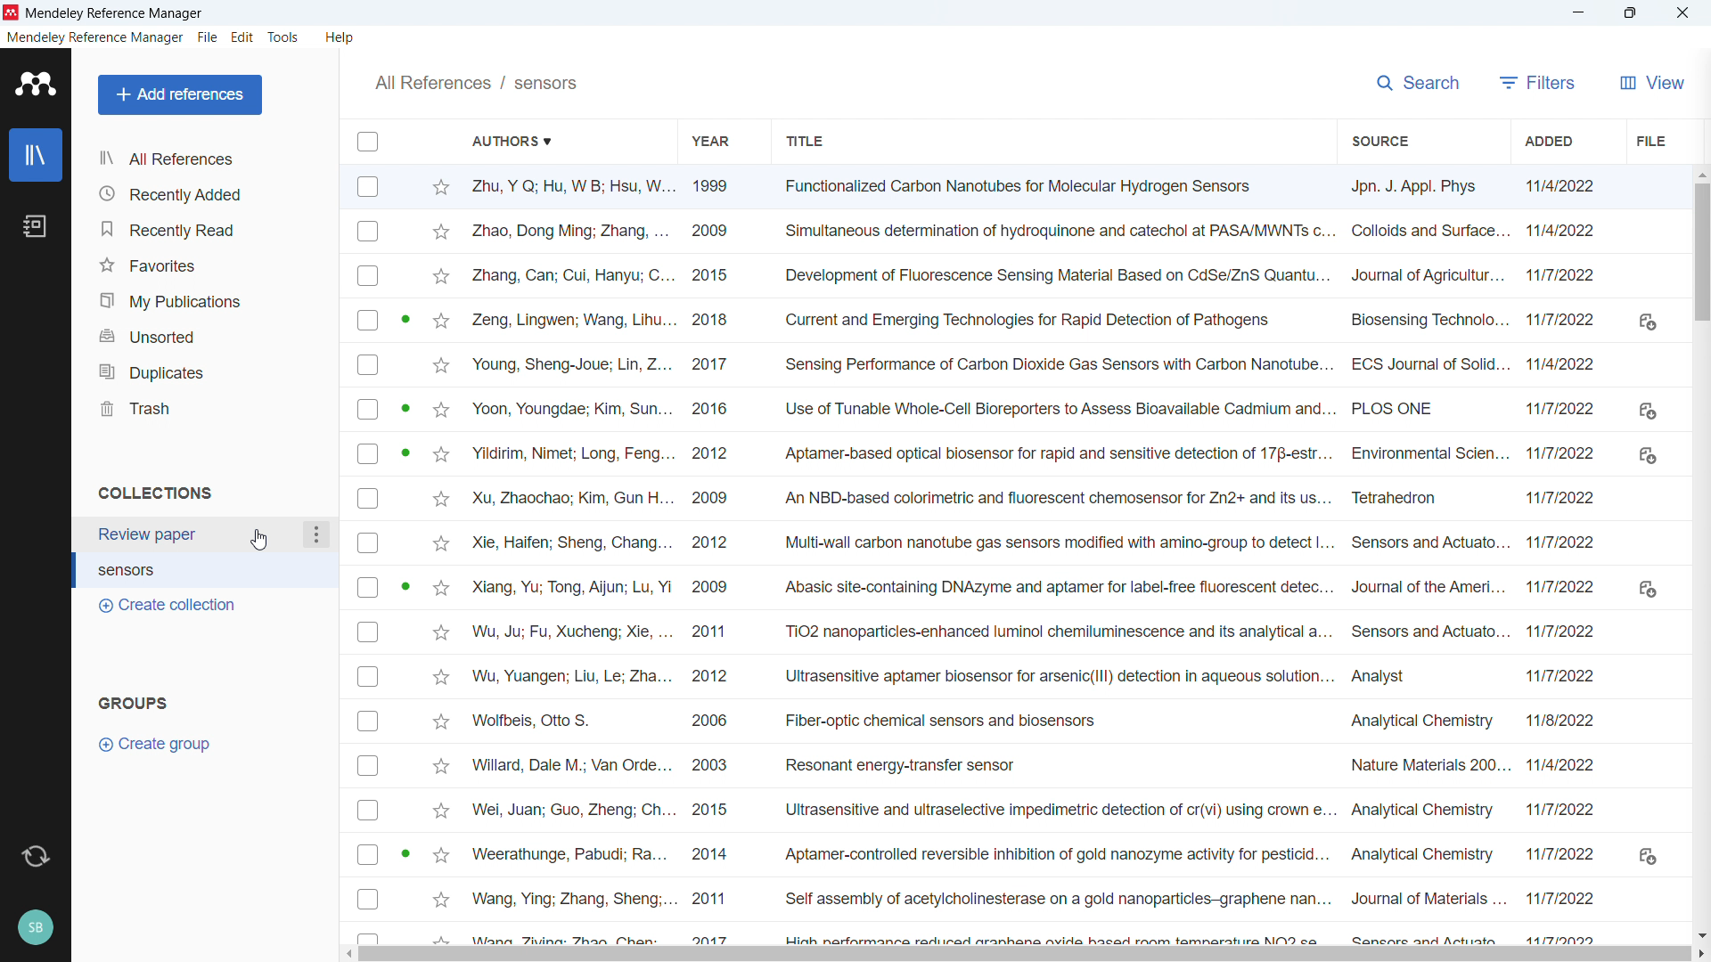 The image size is (1711, 962). What do you see at coordinates (36, 84) in the screenshot?
I see `Logo ` at bounding box center [36, 84].